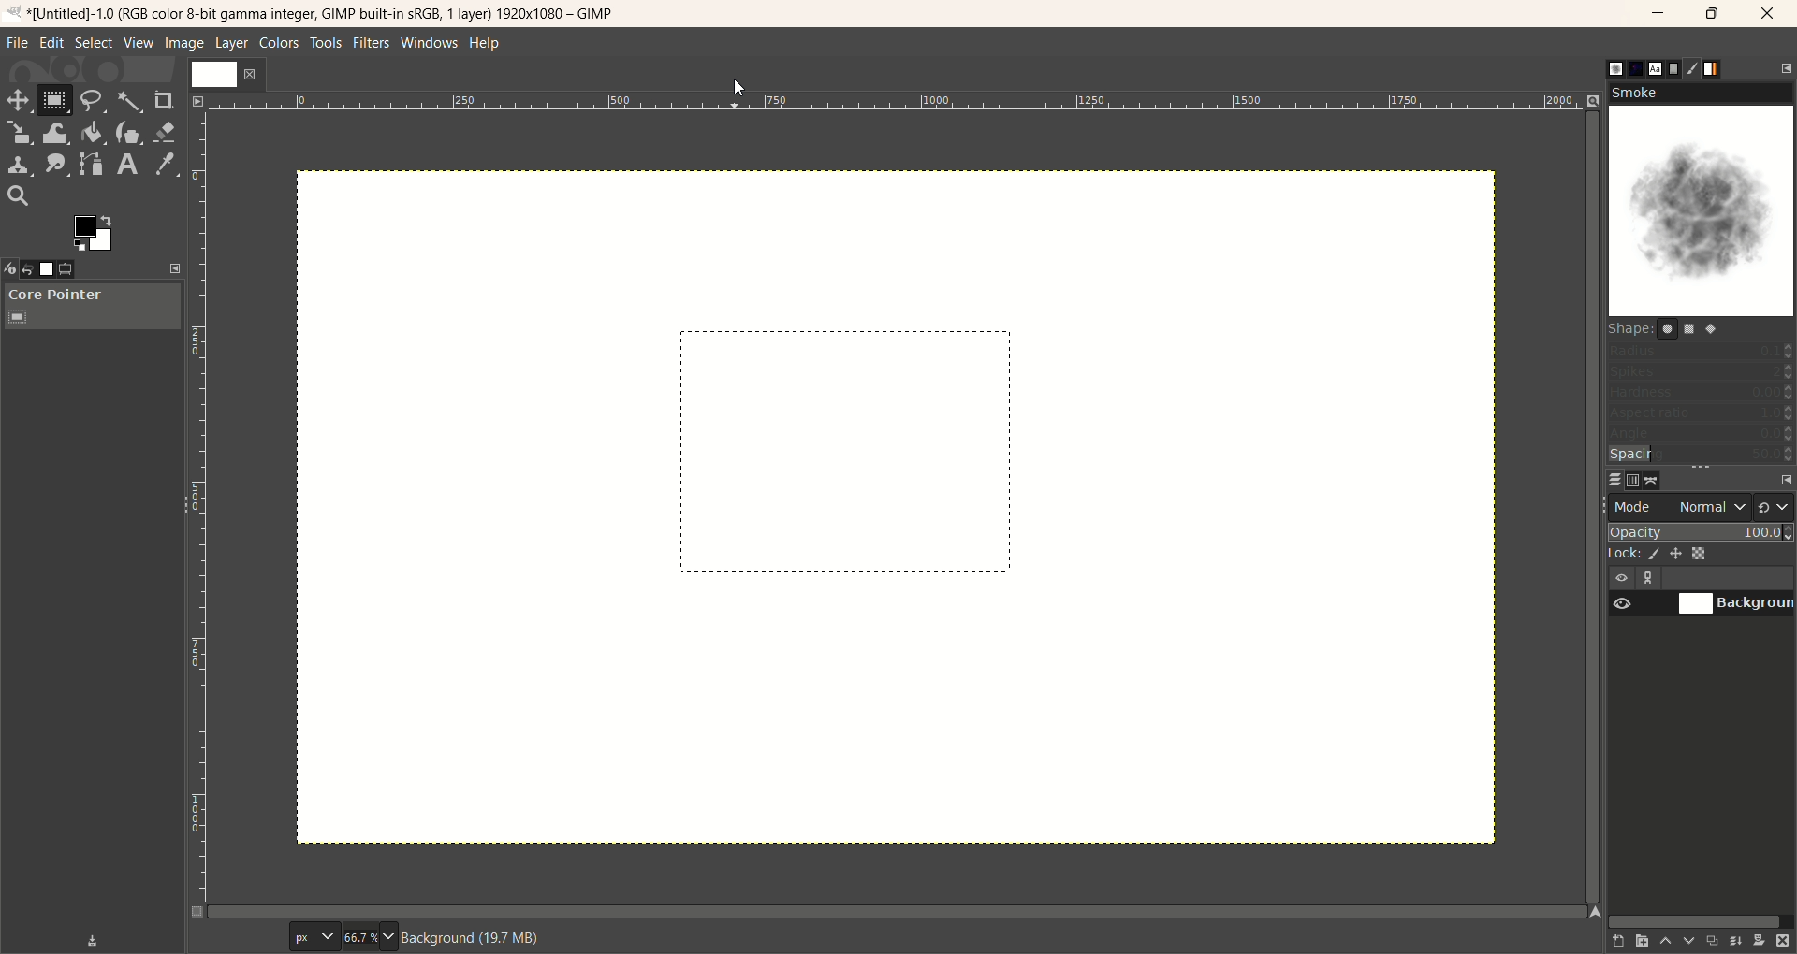  I want to click on scale bar, so click(895, 105).